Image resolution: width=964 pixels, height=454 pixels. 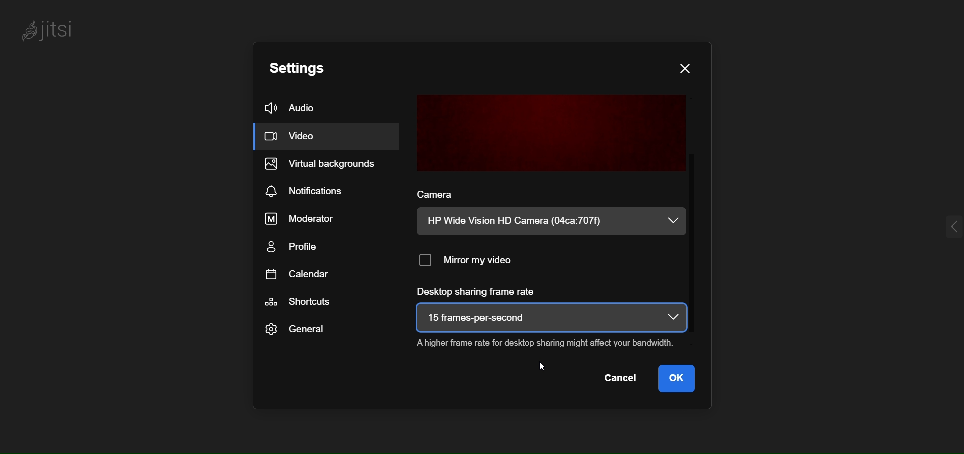 What do you see at coordinates (299, 246) in the screenshot?
I see `profile` at bounding box center [299, 246].